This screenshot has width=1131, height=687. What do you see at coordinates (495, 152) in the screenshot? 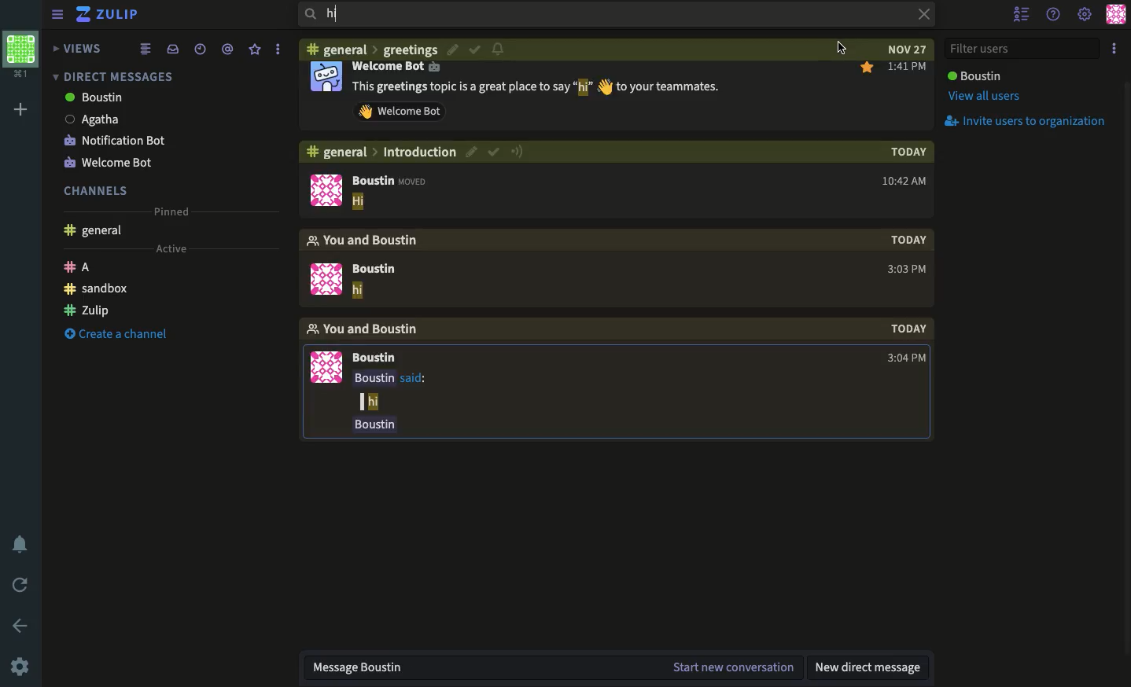
I see `resolved` at bounding box center [495, 152].